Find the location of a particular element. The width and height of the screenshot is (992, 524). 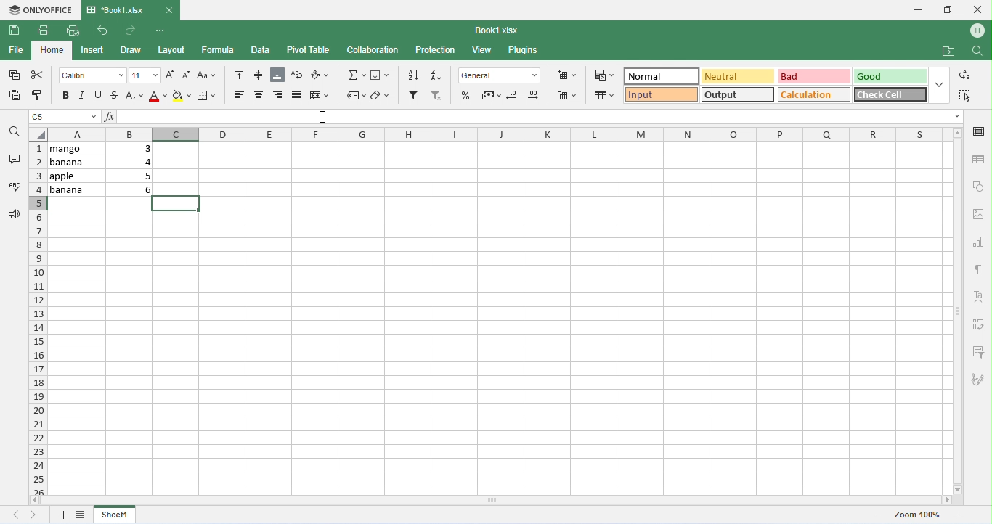

close is located at coordinates (977, 9).